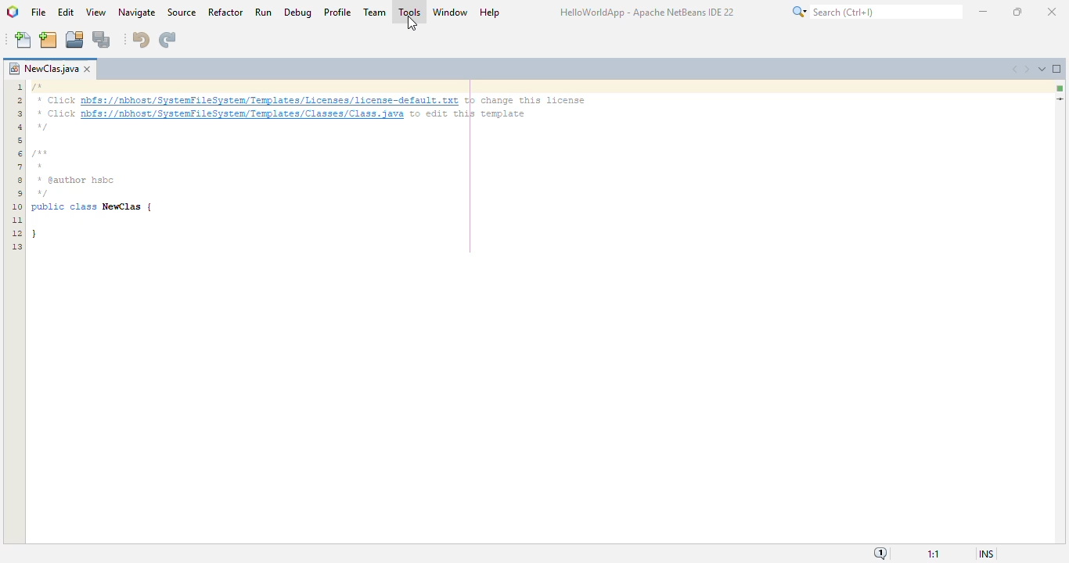 The height and width of the screenshot is (563, 1069). I want to click on new file, so click(23, 40).